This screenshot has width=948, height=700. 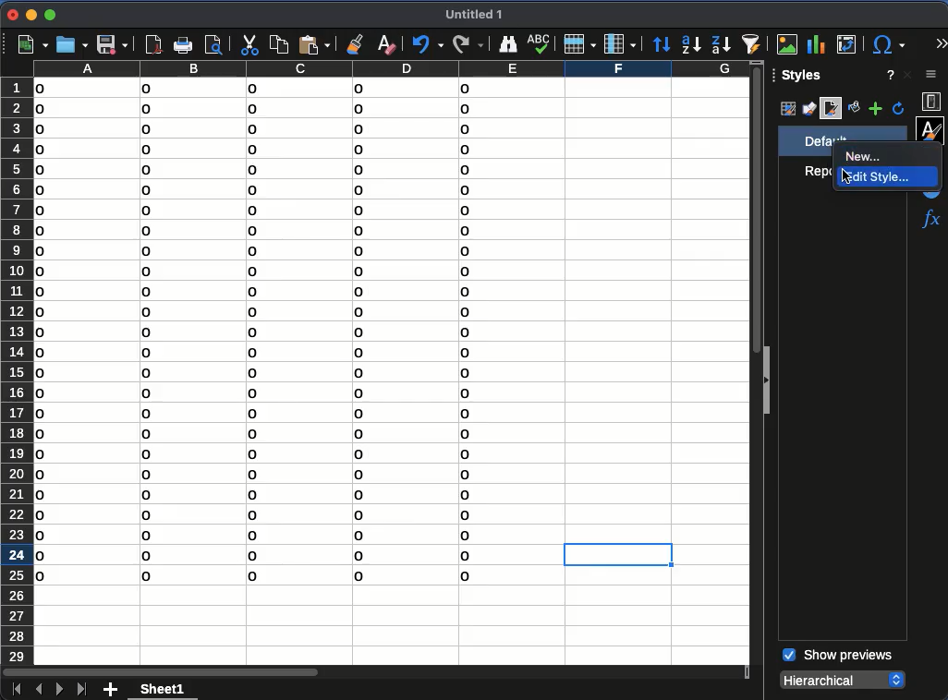 What do you see at coordinates (81, 688) in the screenshot?
I see `last sheet` at bounding box center [81, 688].